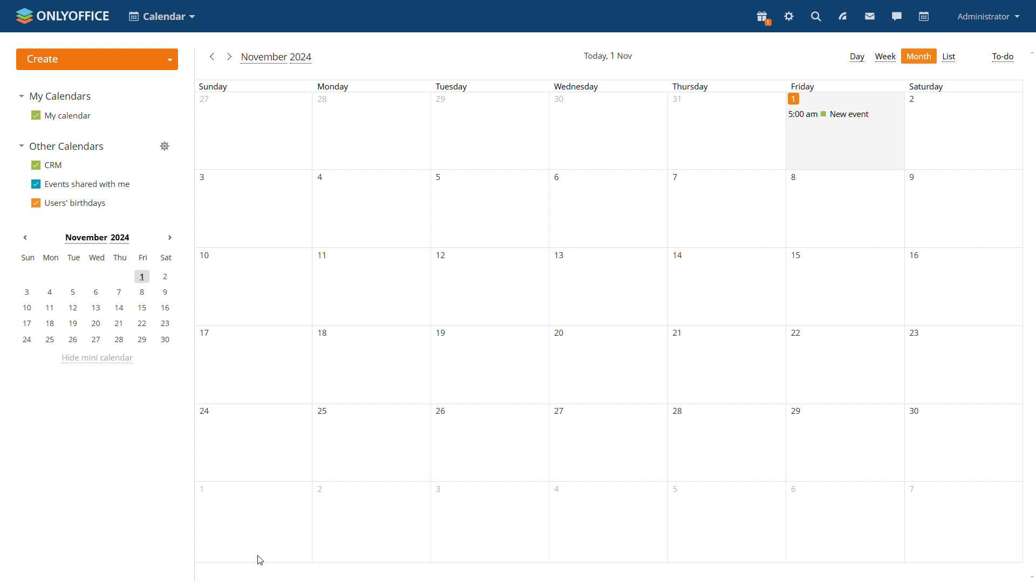  I want to click on scroll up, so click(1031, 52).